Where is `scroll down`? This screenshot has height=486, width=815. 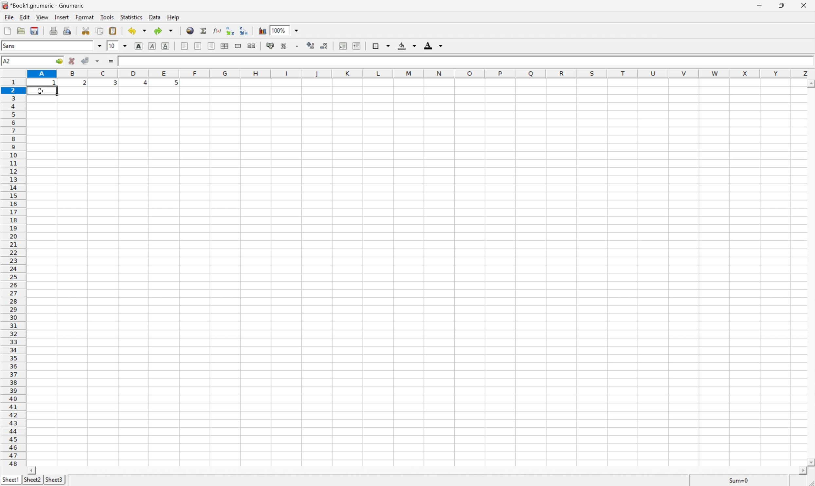
scroll down is located at coordinates (810, 459).